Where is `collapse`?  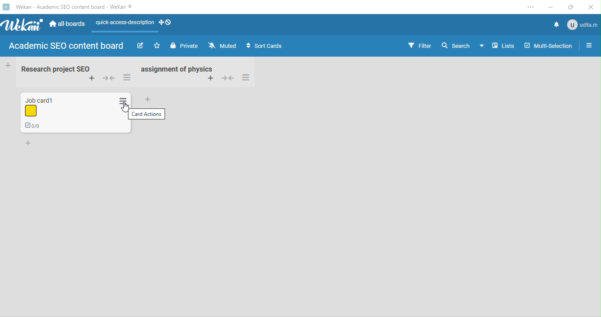
collapse is located at coordinates (230, 79).